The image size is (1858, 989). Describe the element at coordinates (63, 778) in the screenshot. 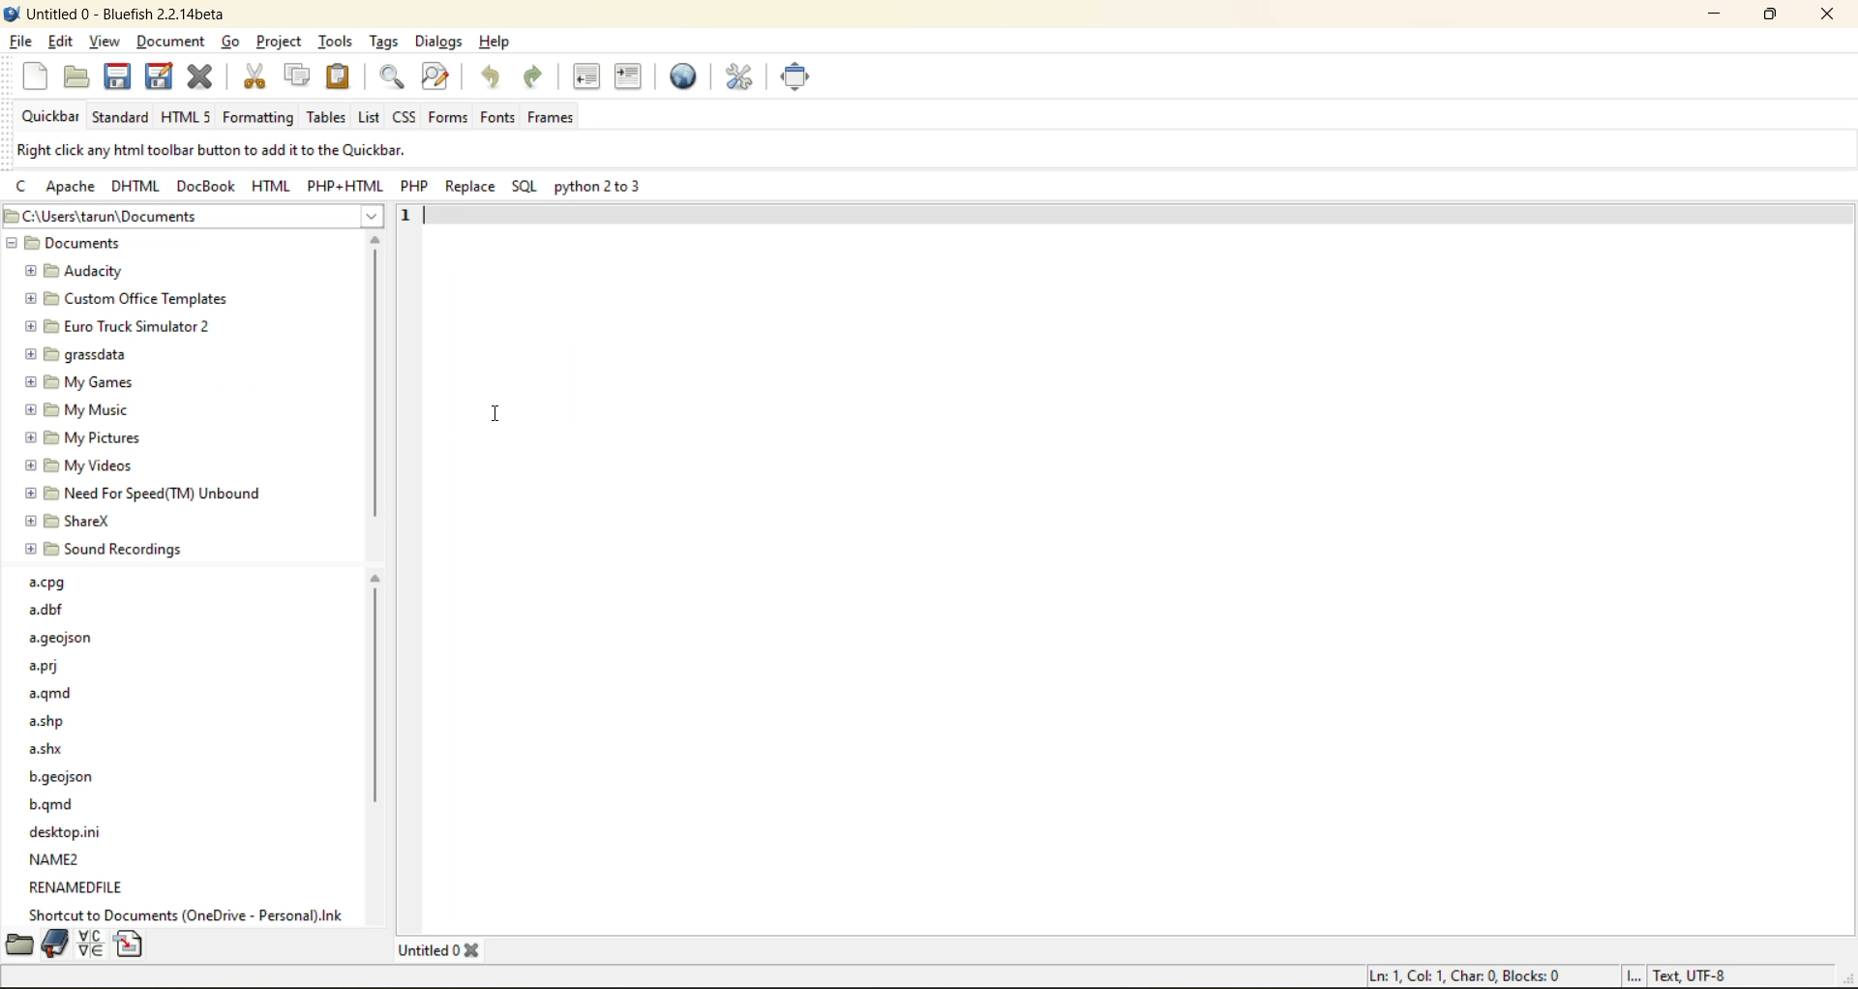

I see `b.geojson` at that location.